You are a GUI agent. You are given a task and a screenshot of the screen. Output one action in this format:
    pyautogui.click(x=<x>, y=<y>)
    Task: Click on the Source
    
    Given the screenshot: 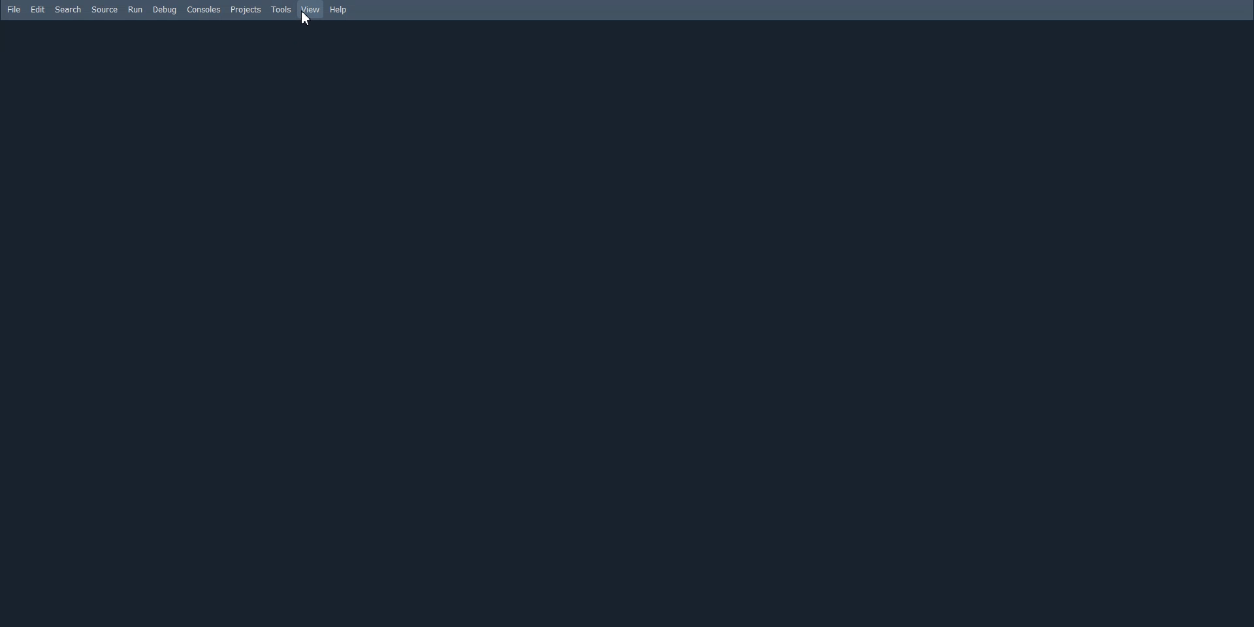 What is the action you would take?
    pyautogui.click(x=104, y=9)
    